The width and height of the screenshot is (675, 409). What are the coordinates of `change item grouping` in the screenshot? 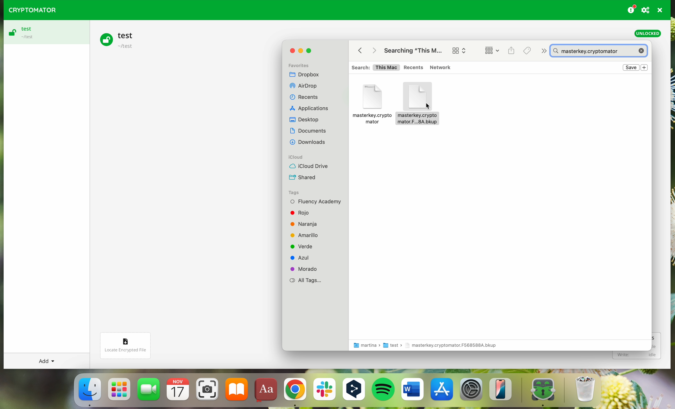 It's located at (494, 51).